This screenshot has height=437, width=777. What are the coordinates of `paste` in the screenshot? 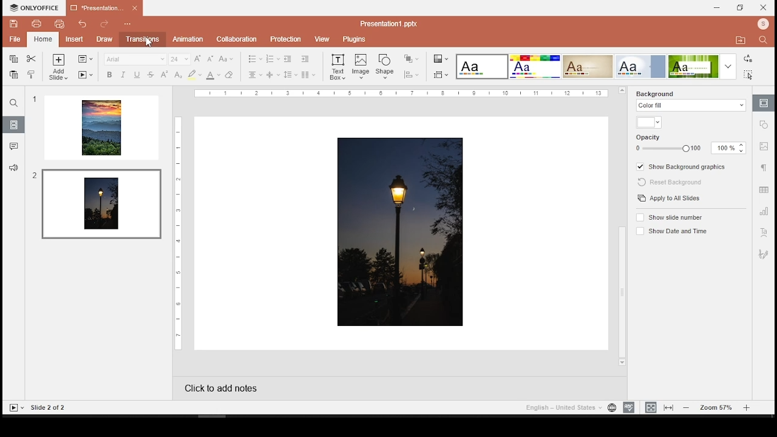 It's located at (14, 75).